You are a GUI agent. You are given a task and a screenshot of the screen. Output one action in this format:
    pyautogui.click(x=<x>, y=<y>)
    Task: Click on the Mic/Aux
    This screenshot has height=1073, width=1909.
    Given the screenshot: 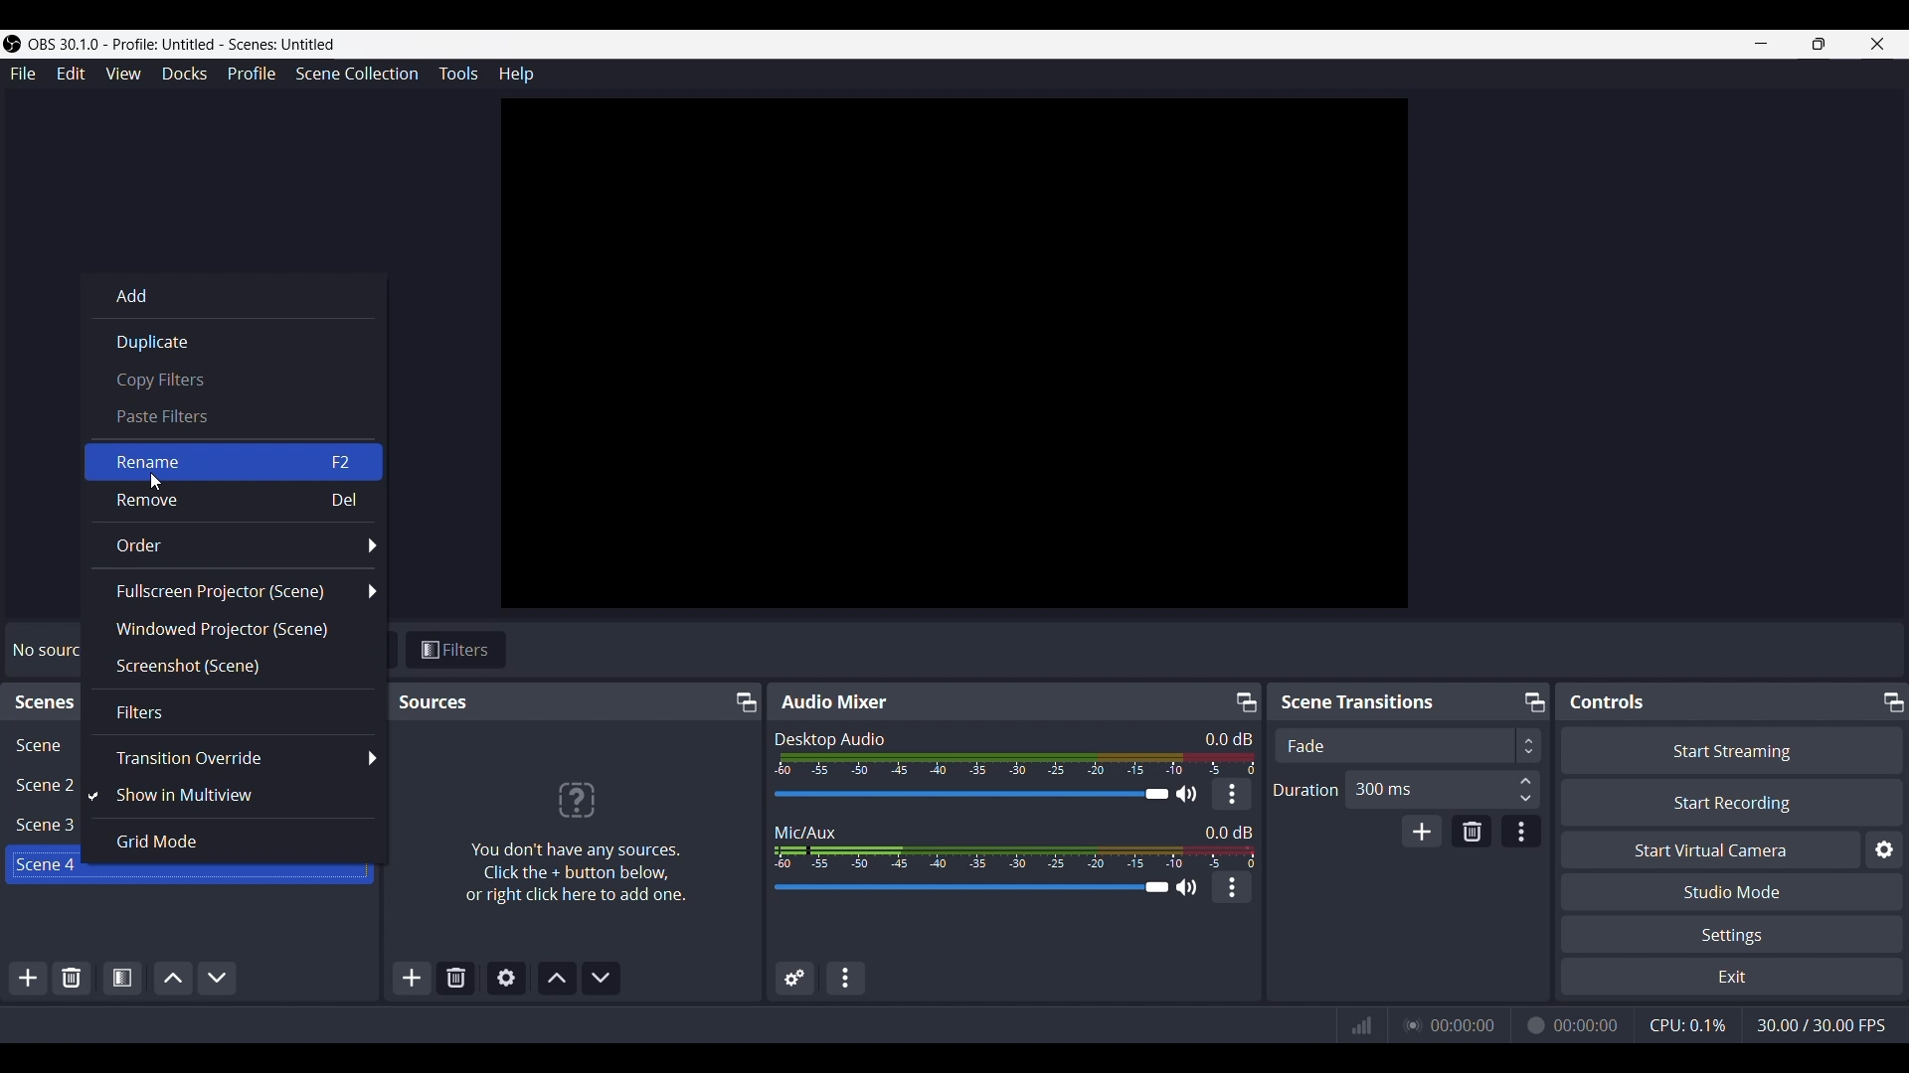 What is the action you would take?
    pyautogui.click(x=805, y=831)
    